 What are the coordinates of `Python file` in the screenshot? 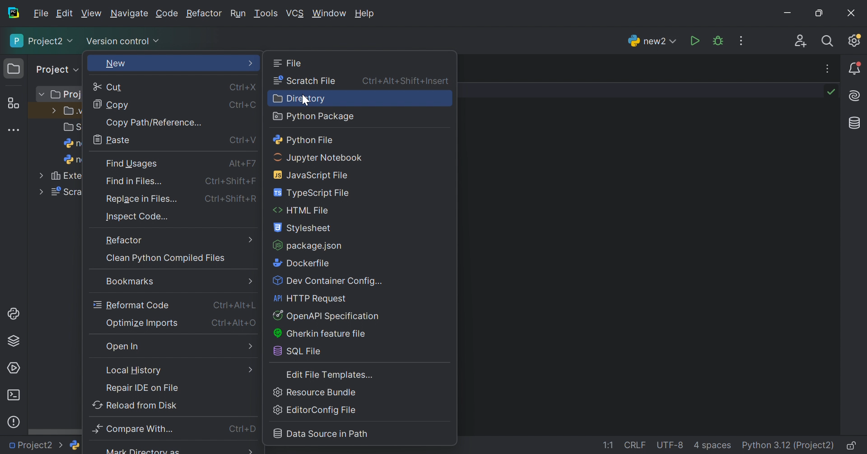 It's located at (306, 140).